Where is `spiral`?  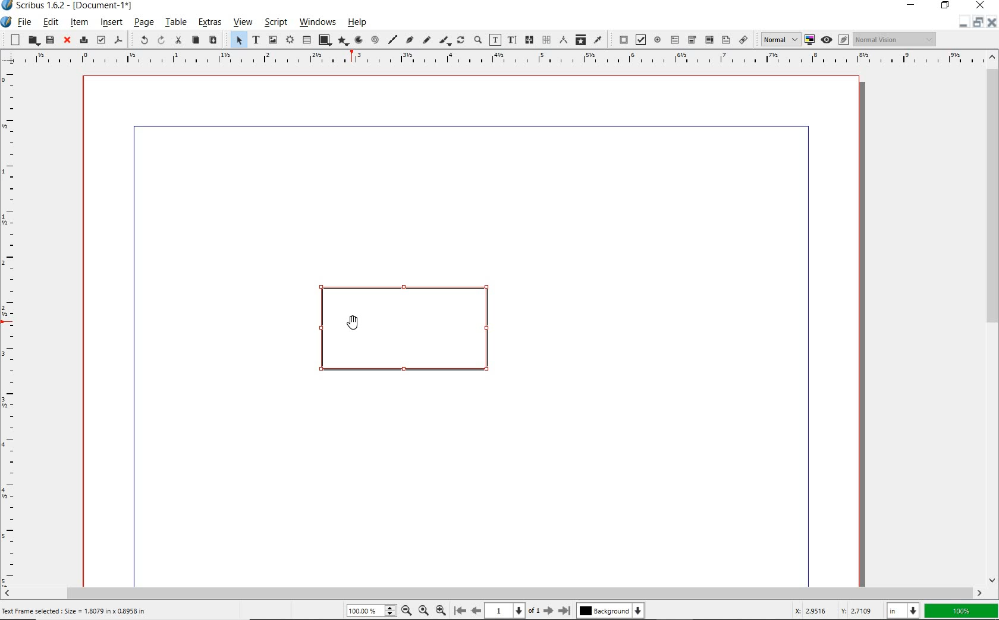 spiral is located at coordinates (375, 39).